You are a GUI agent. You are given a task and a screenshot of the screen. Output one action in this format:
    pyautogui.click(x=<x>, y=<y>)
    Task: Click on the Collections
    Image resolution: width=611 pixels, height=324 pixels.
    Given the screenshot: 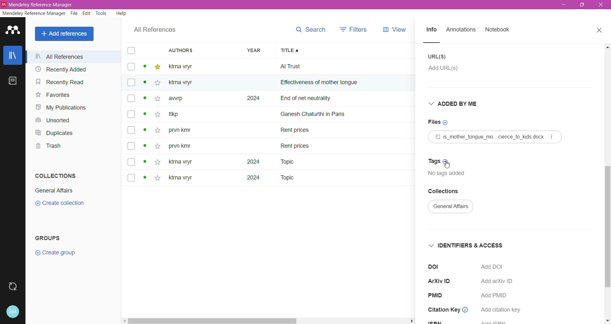 What is the action you would take?
    pyautogui.click(x=445, y=192)
    